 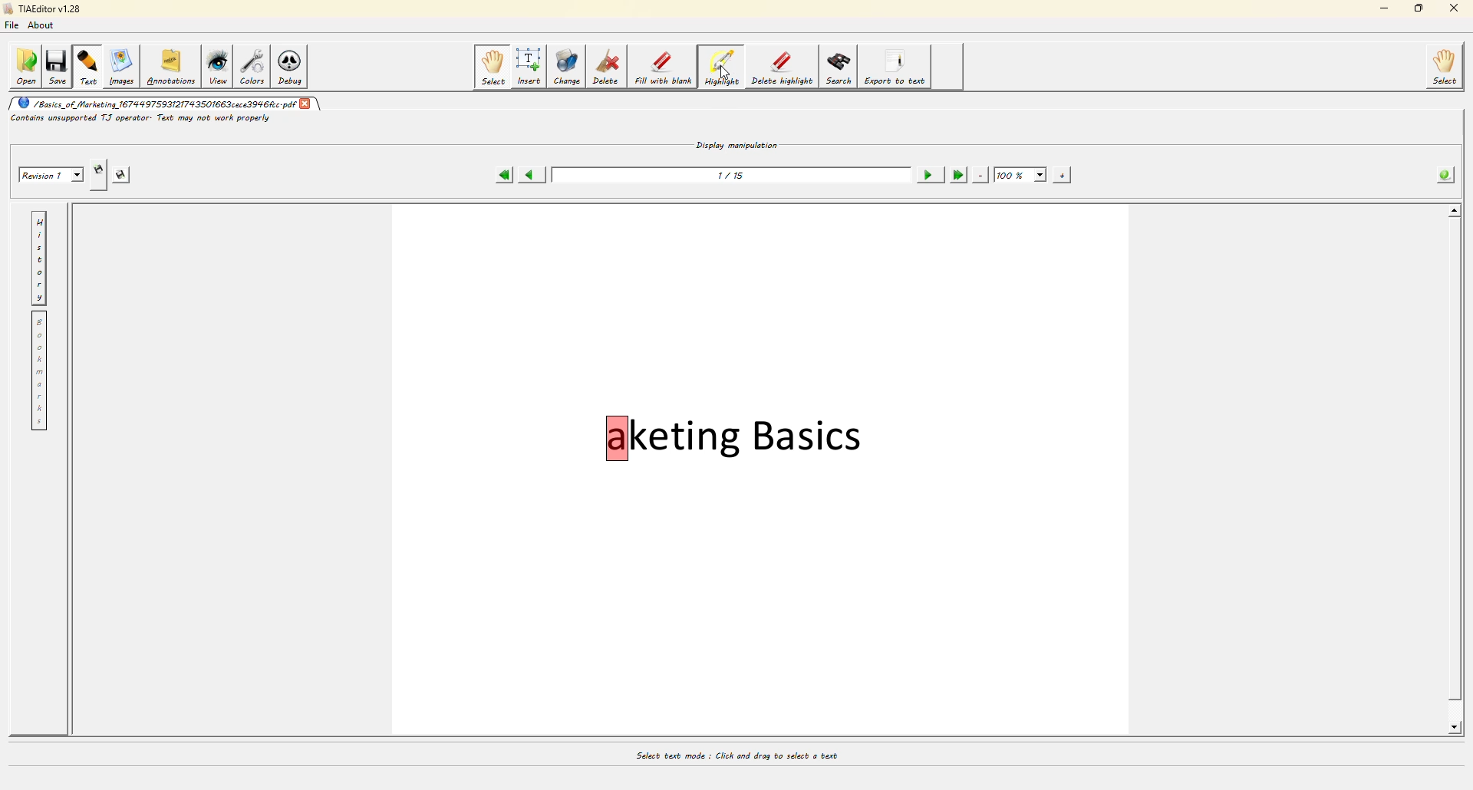 I want to click on history, so click(x=38, y=260).